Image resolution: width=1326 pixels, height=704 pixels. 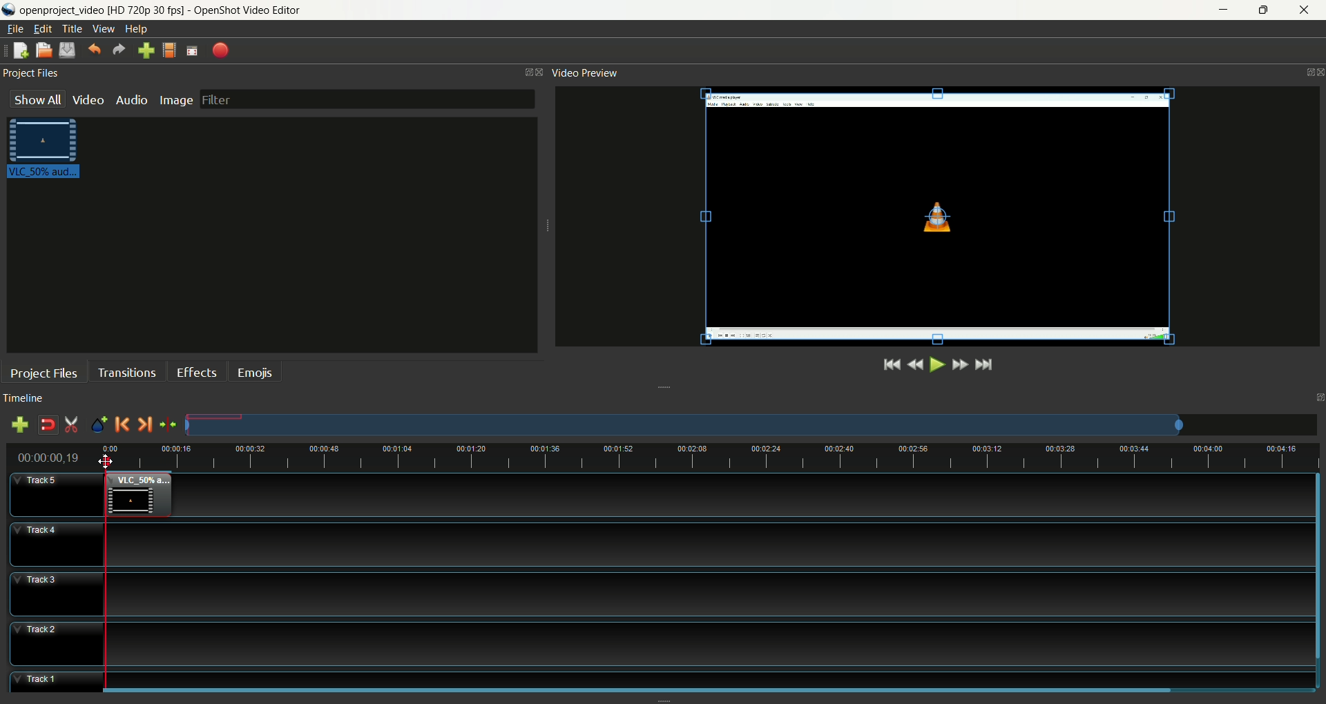 What do you see at coordinates (94, 48) in the screenshot?
I see `undo` at bounding box center [94, 48].